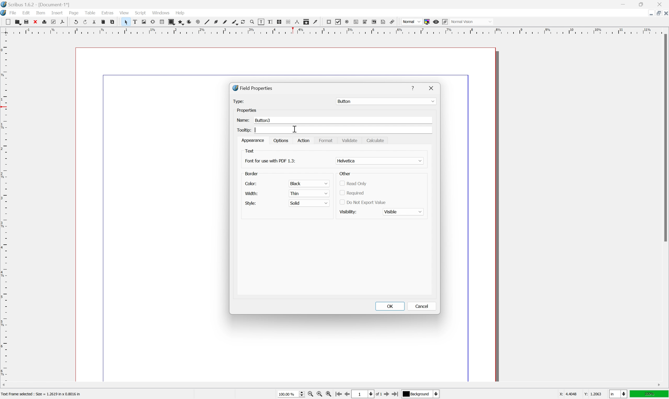 The height and width of the screenshot is (399, 669). What do you see at coordinates (42, 4) in the screenshot?
I see `Scribus 1.6.2 - [Document 1*]` at bounding box center [42, 4].